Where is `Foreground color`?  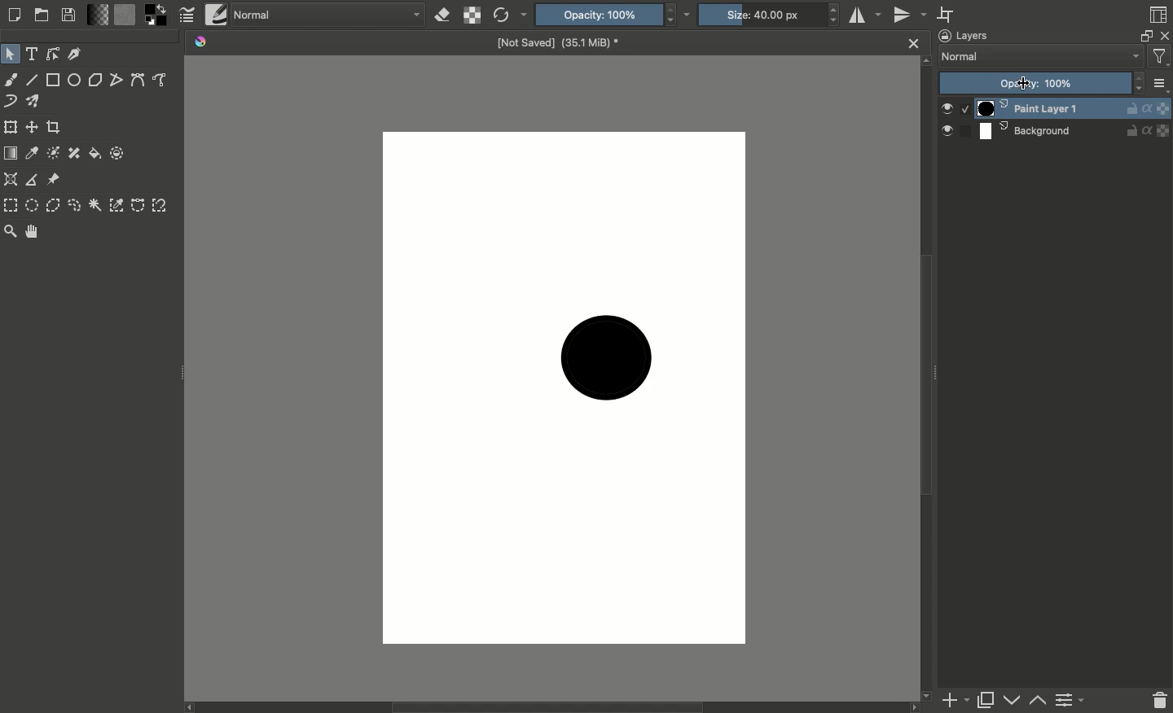 Foreground color is located at coordinates (157, 14).